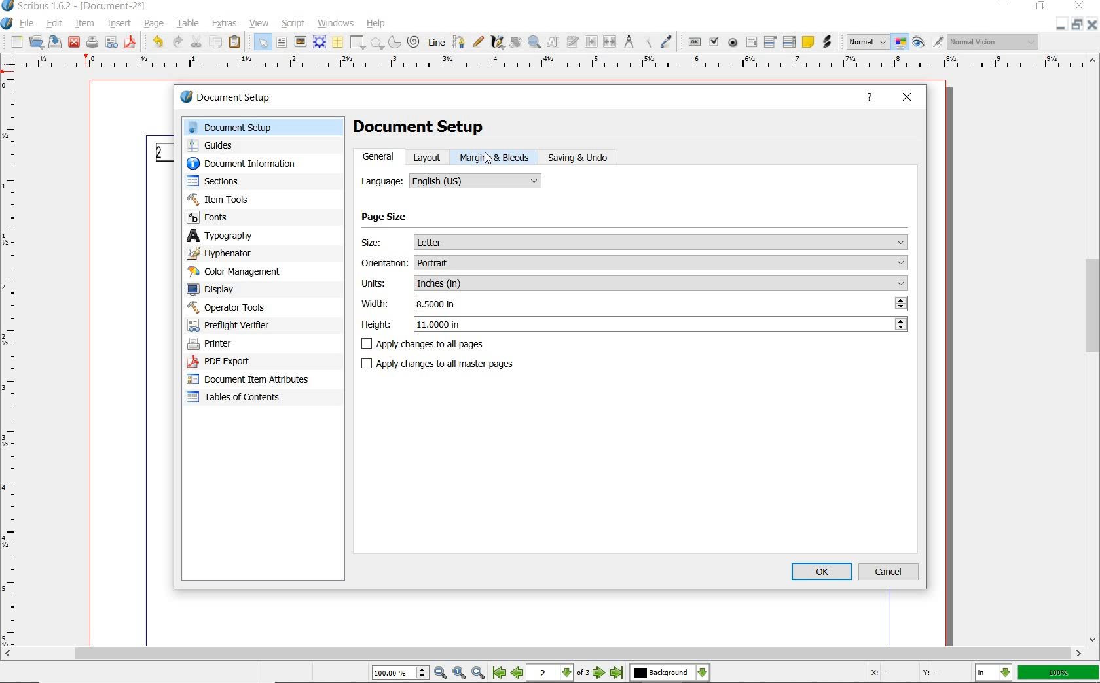  Describe the element at coordinates (867, 42) in the screenshot. I see `select image preview mode` at that location.